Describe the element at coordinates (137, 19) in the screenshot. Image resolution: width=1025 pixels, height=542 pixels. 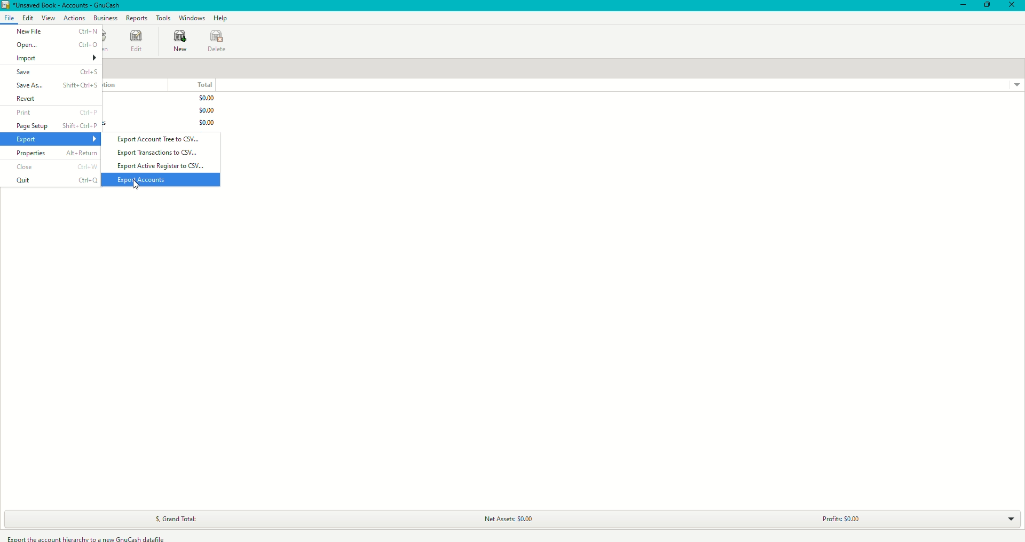
I see `Reports` at that location.